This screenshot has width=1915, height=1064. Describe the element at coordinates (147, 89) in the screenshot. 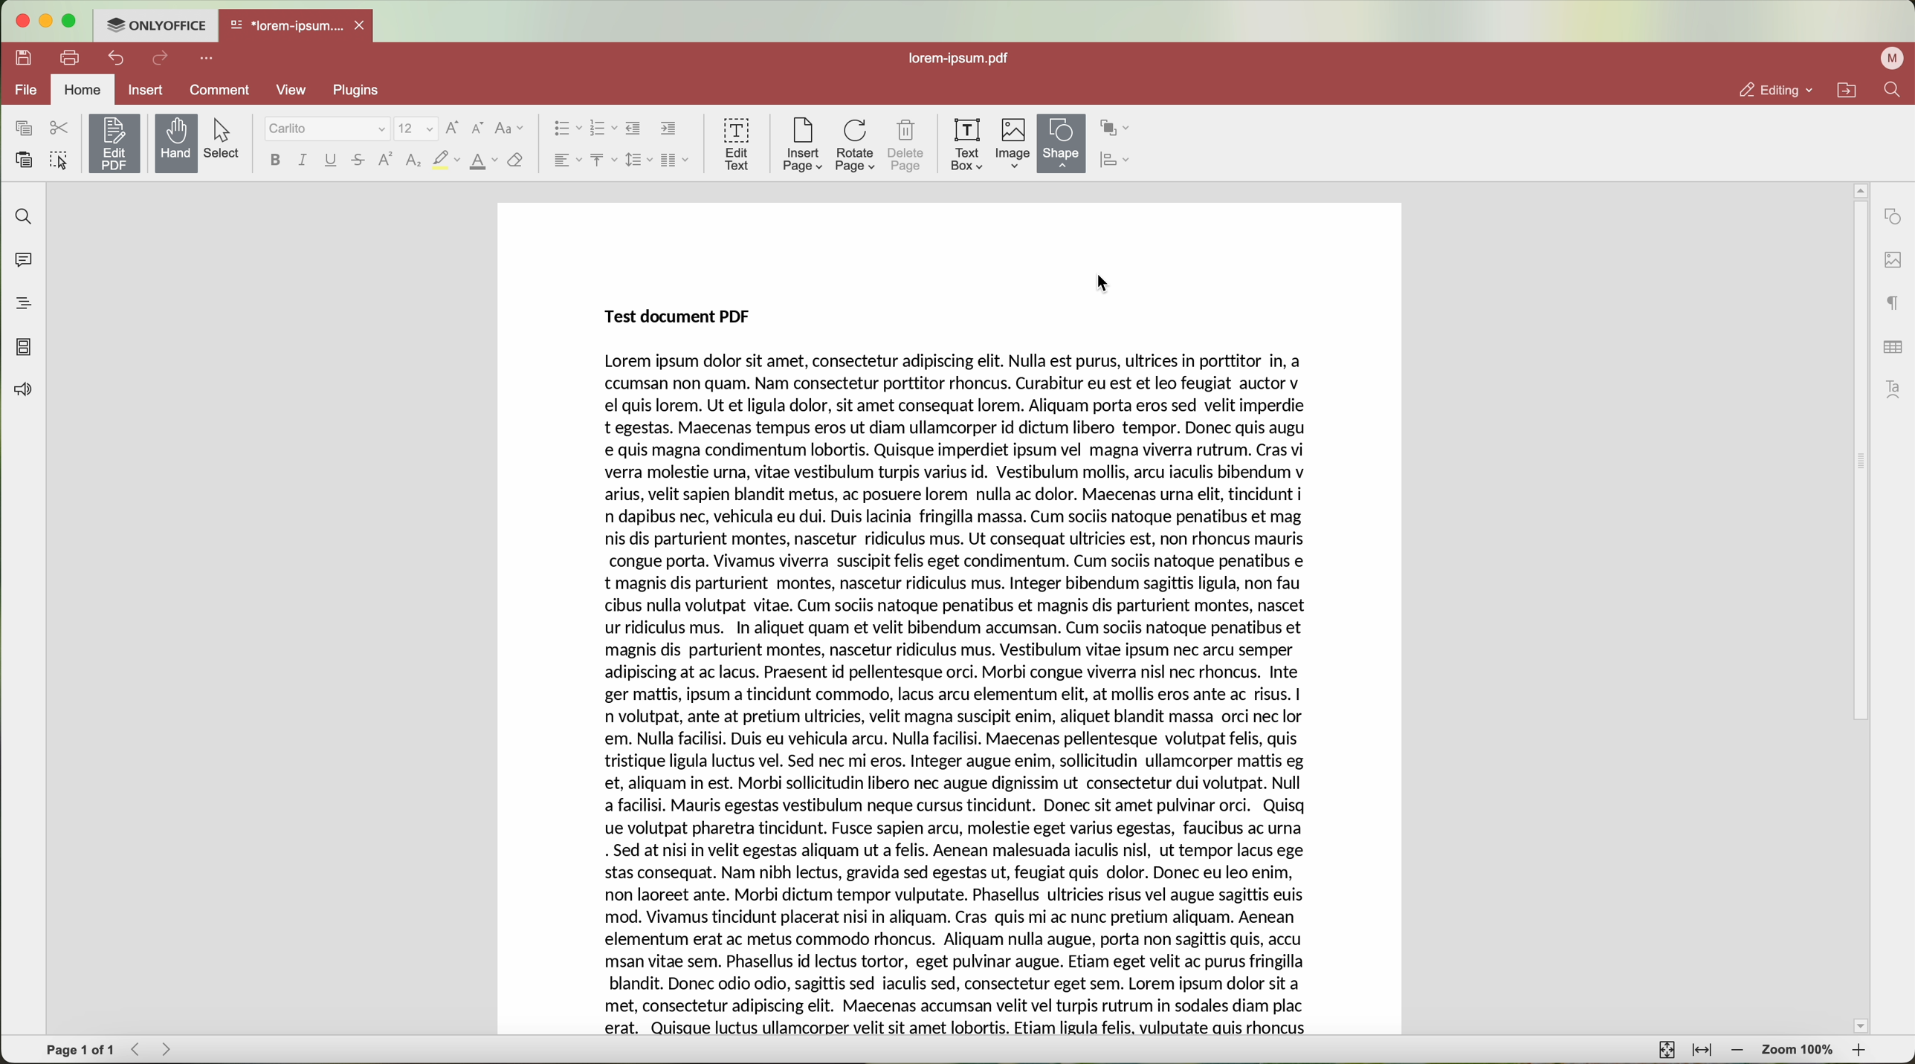

I see `insert` at that location.